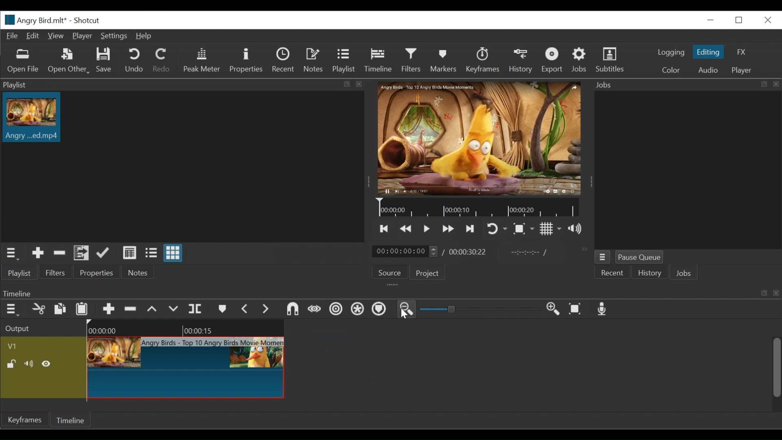 This screenshot has height=440, width=782. What do you see at coordinates (197, 308) in the screenshot?
I see `split` at bounding box center [197, 308].